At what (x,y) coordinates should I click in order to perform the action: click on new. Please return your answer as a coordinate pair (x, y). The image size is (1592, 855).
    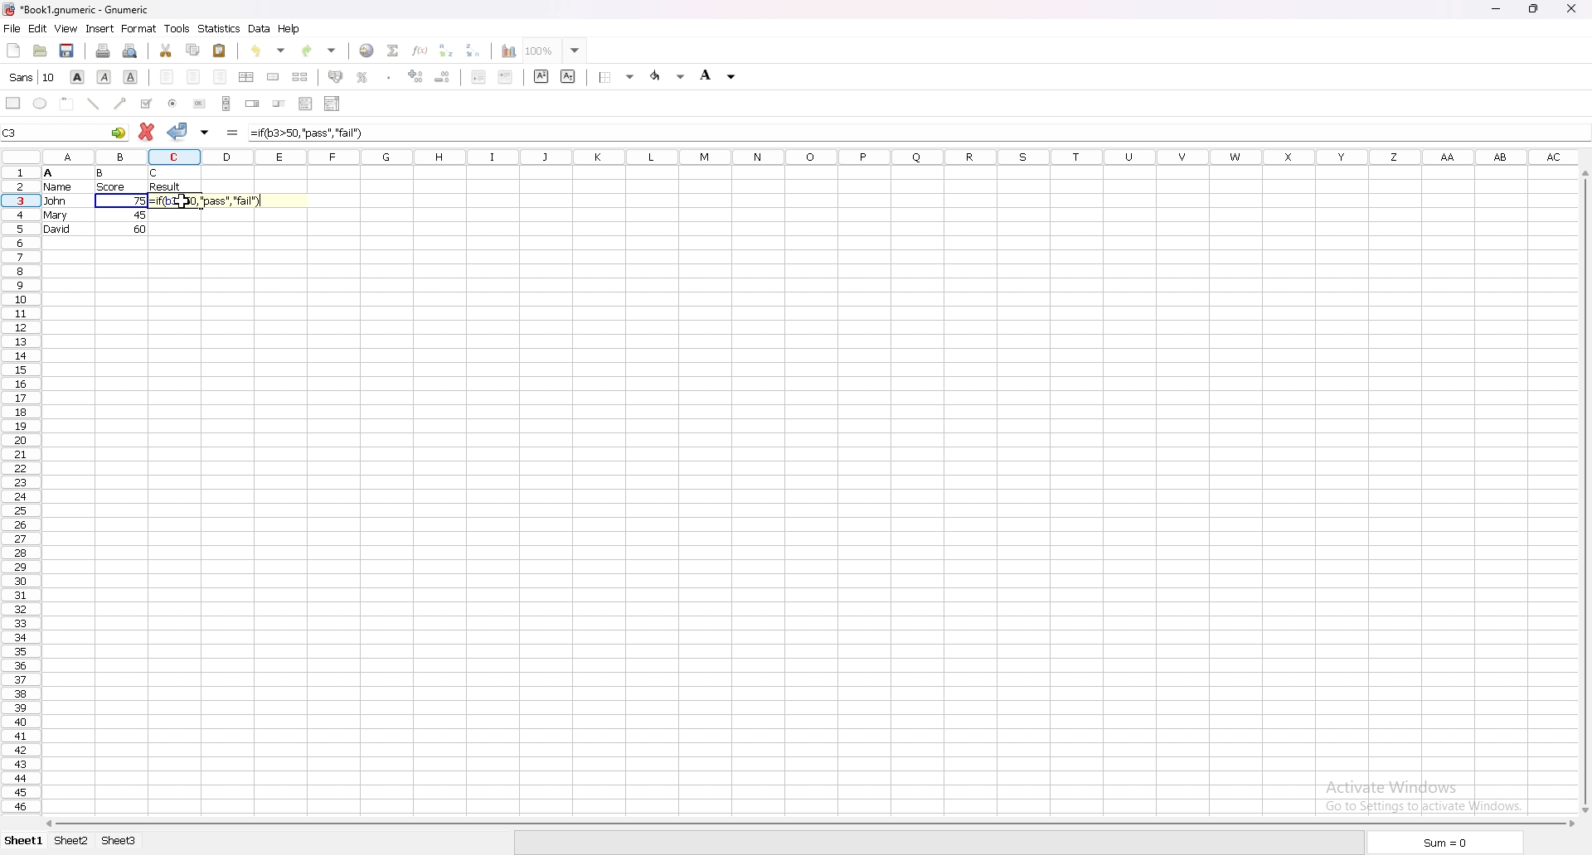
    Looking at the image, I should click on (13, 51).